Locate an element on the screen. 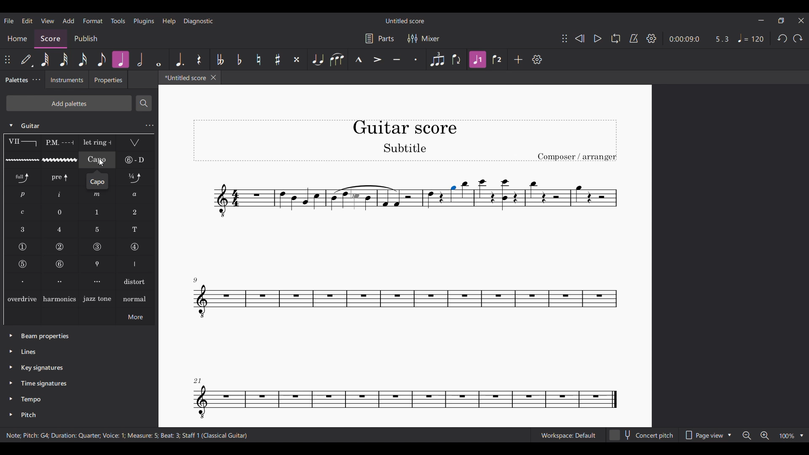 This screenshot has height=455, width=809. String number 2 is located at coordinates (60, 247).